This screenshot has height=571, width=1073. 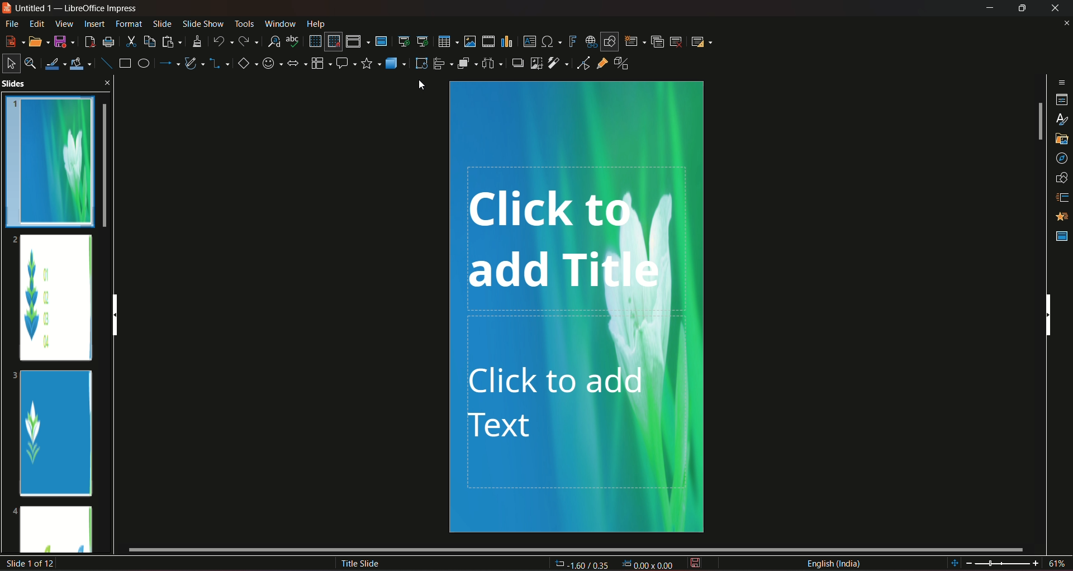 I want to click on fill color, so click(x=83, y=62).